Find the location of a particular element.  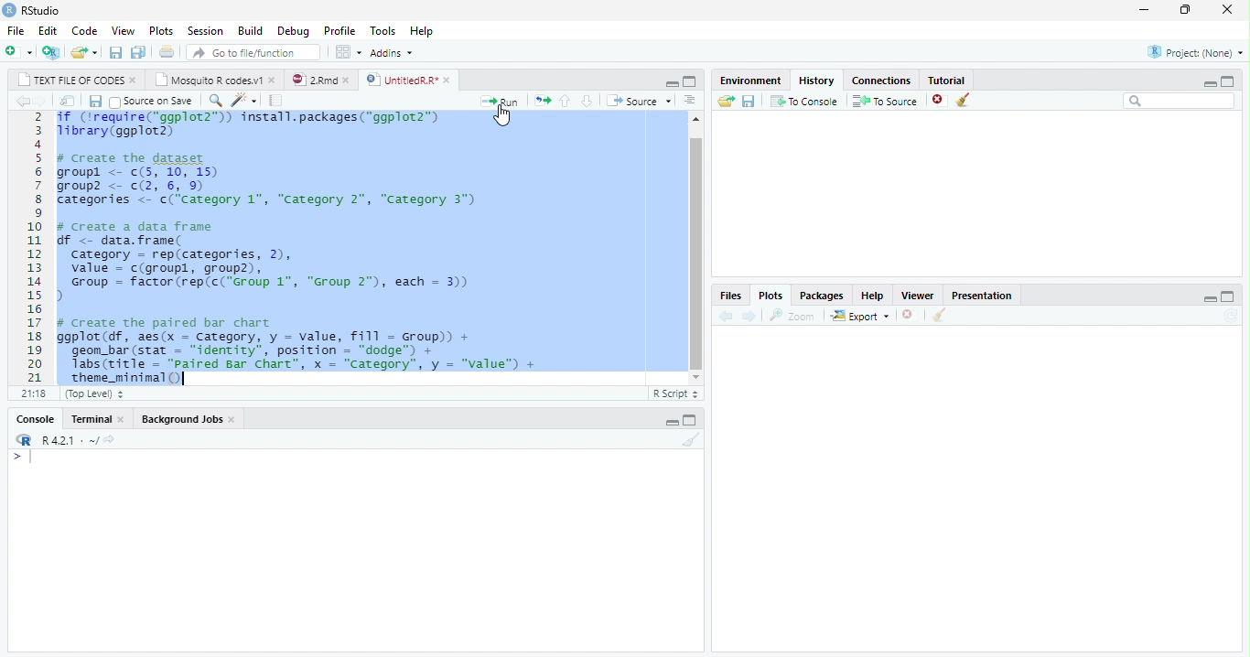

 to source : insert the selected command into the current document  is located at coordinates (882, 101).